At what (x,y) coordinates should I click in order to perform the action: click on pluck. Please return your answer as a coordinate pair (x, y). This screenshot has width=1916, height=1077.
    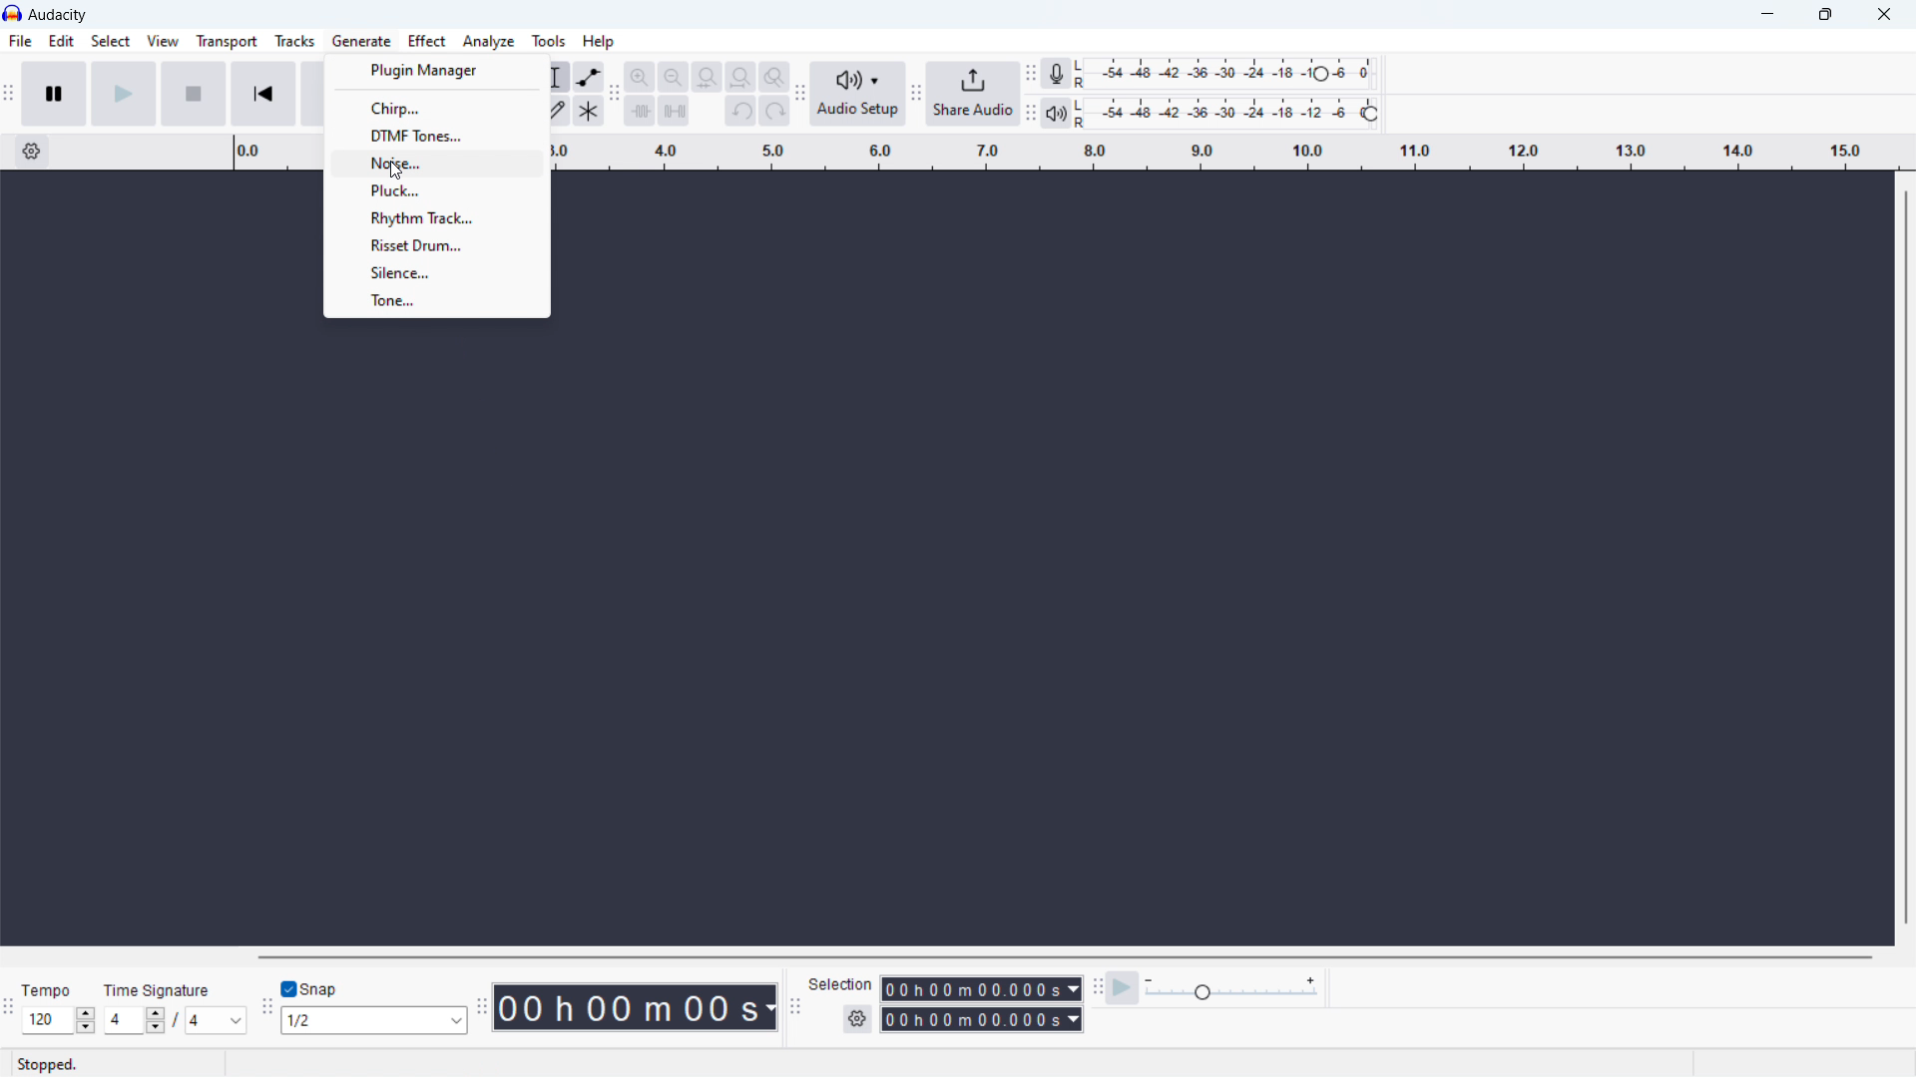
    Looking at the image, I should click on (436, 189).